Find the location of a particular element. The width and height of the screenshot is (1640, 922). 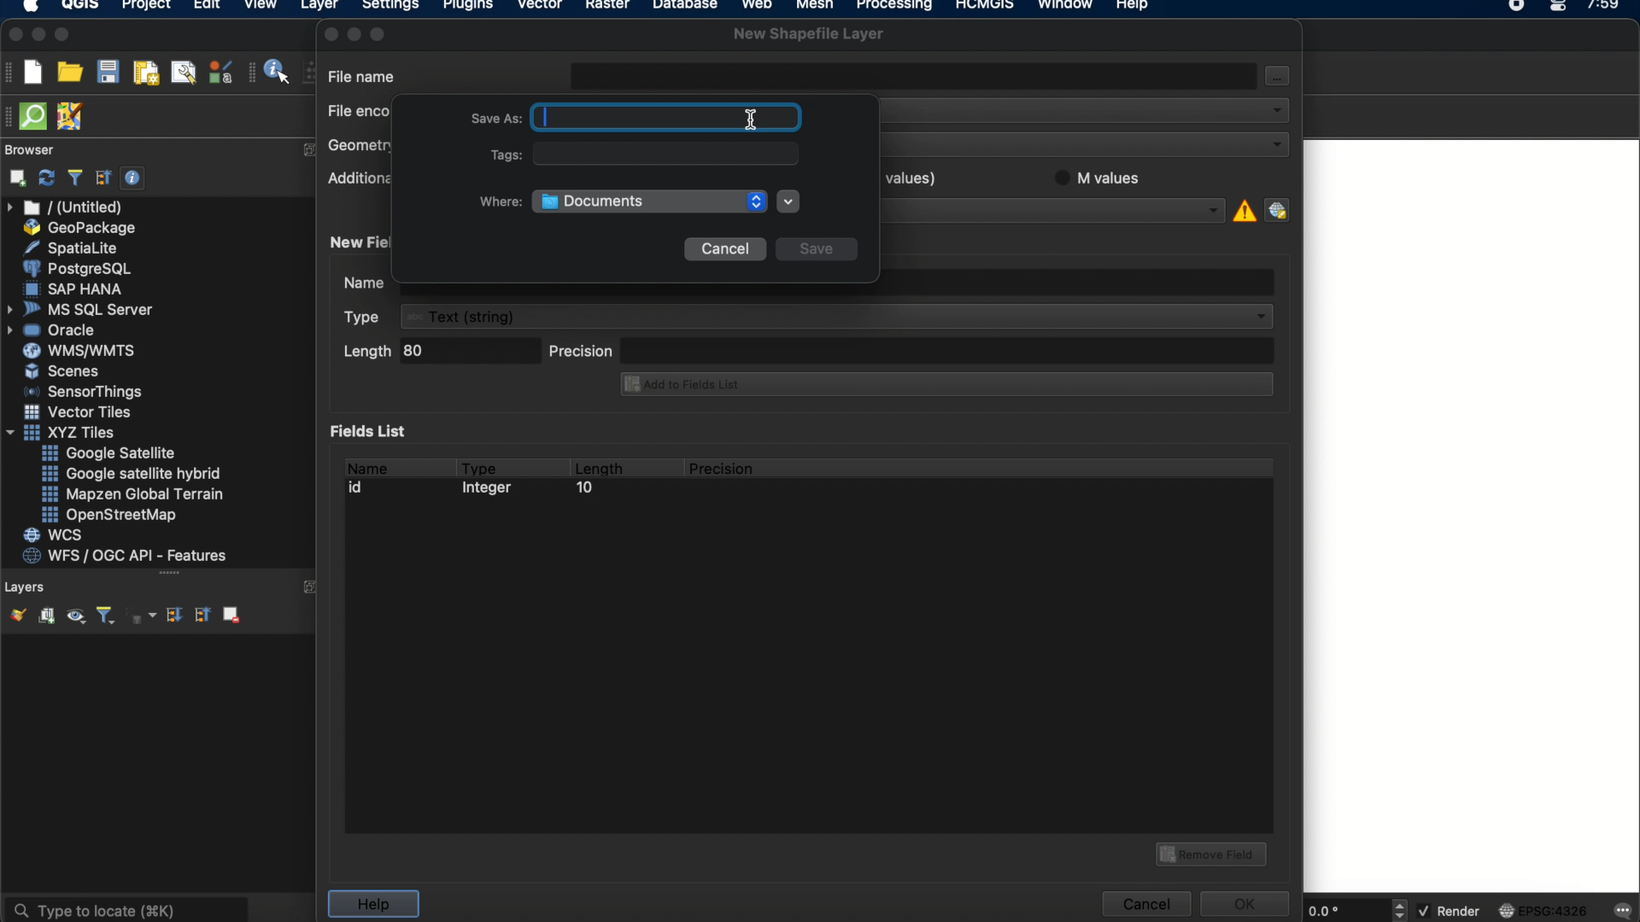

layer is located at coordinates (319, 9).